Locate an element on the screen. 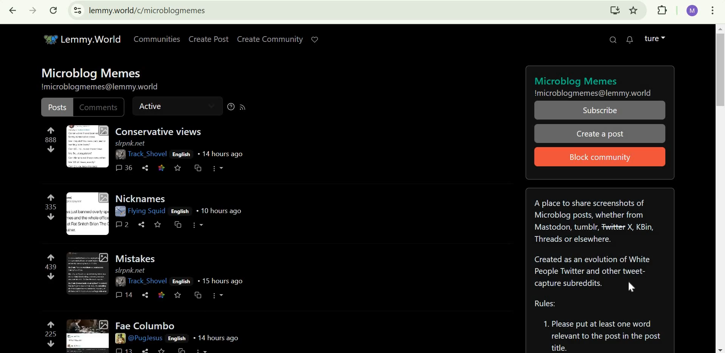 This screenshot has height=353, width=725. navigations is located at coordinates (713, 347).